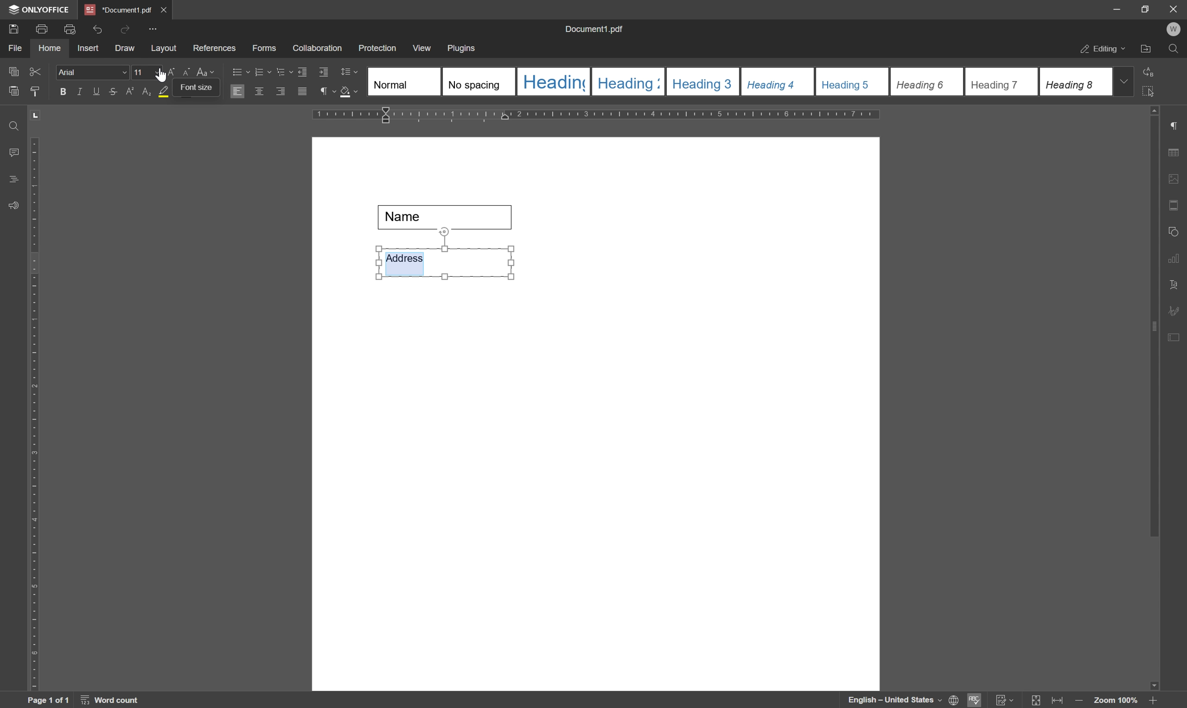  Describe the element at coordinates (13, 206) in the screenshot. I see `feedback & support` at that location.